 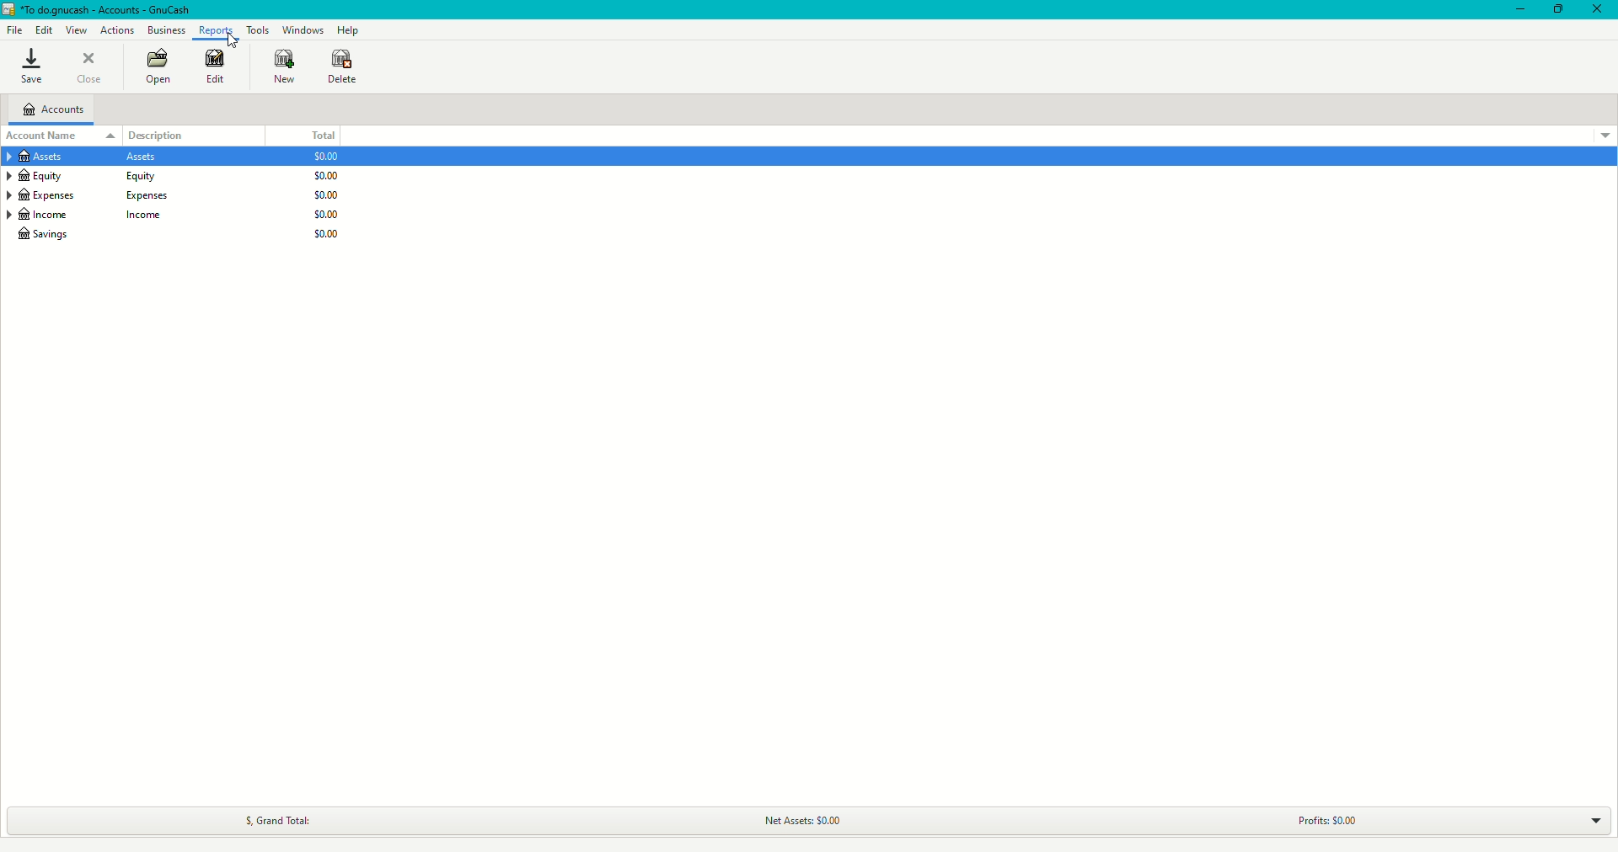 I want to click on New, so click(x=287, y=68).